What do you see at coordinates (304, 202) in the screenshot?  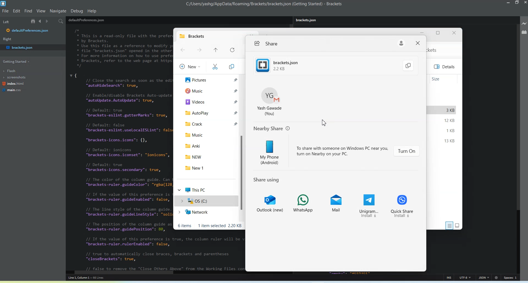 I see `Whatsapp` at bounding box center [304, 202].